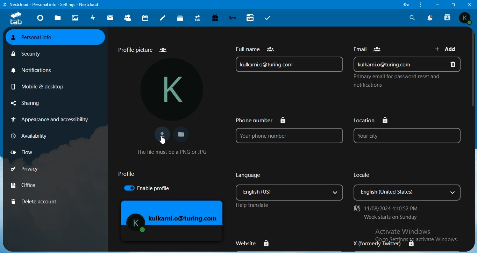  What do you see at coordinates (447, 48) in the screenshot?
I see `add` at bounding box center [447, 48].